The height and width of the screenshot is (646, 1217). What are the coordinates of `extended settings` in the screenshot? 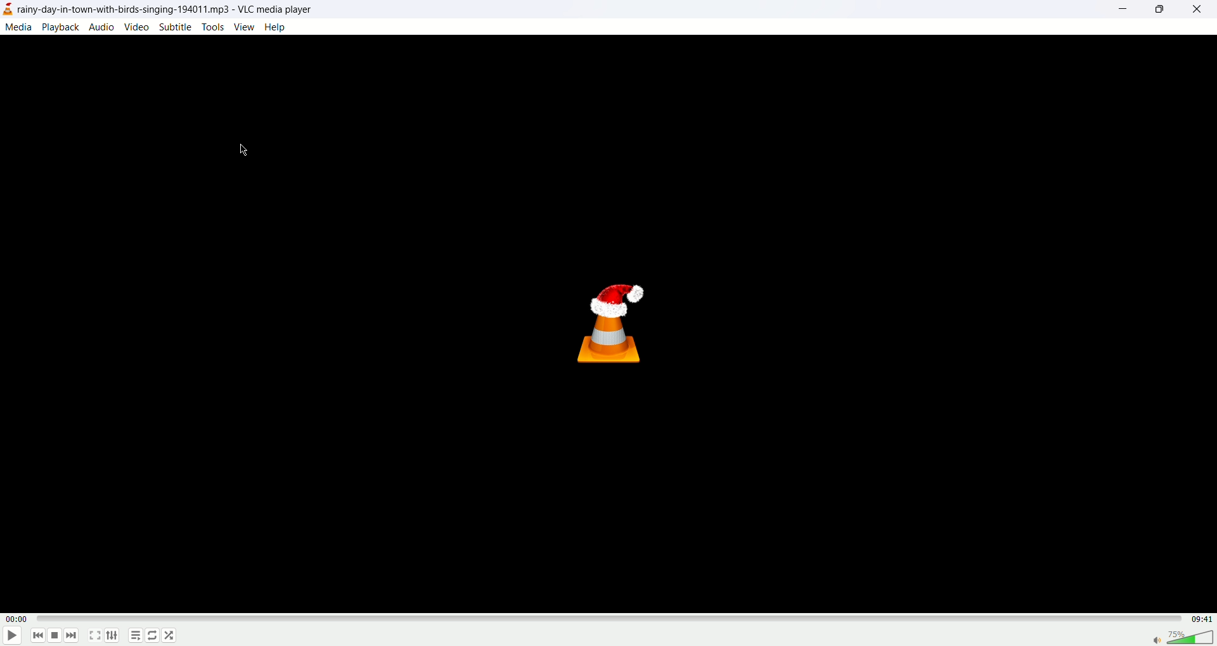 It's located at (117, 636).